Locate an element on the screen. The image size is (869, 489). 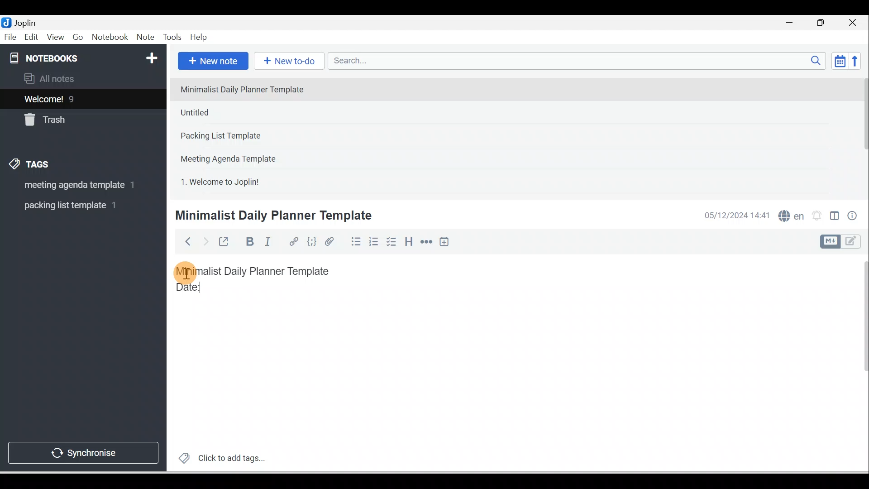
Note 1 is located at coordinates (248, 89).